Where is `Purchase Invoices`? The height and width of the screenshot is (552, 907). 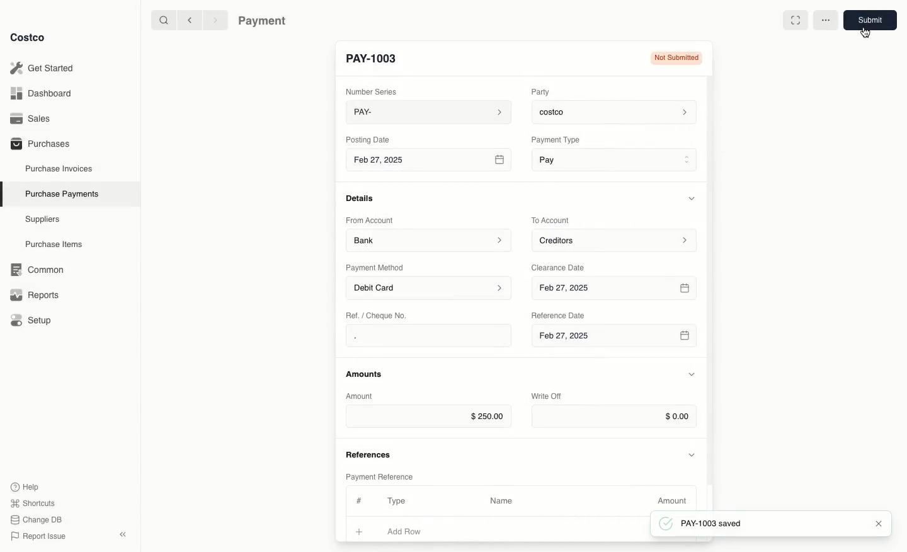 Purchase Invoices is located at coordinates (60, 168).